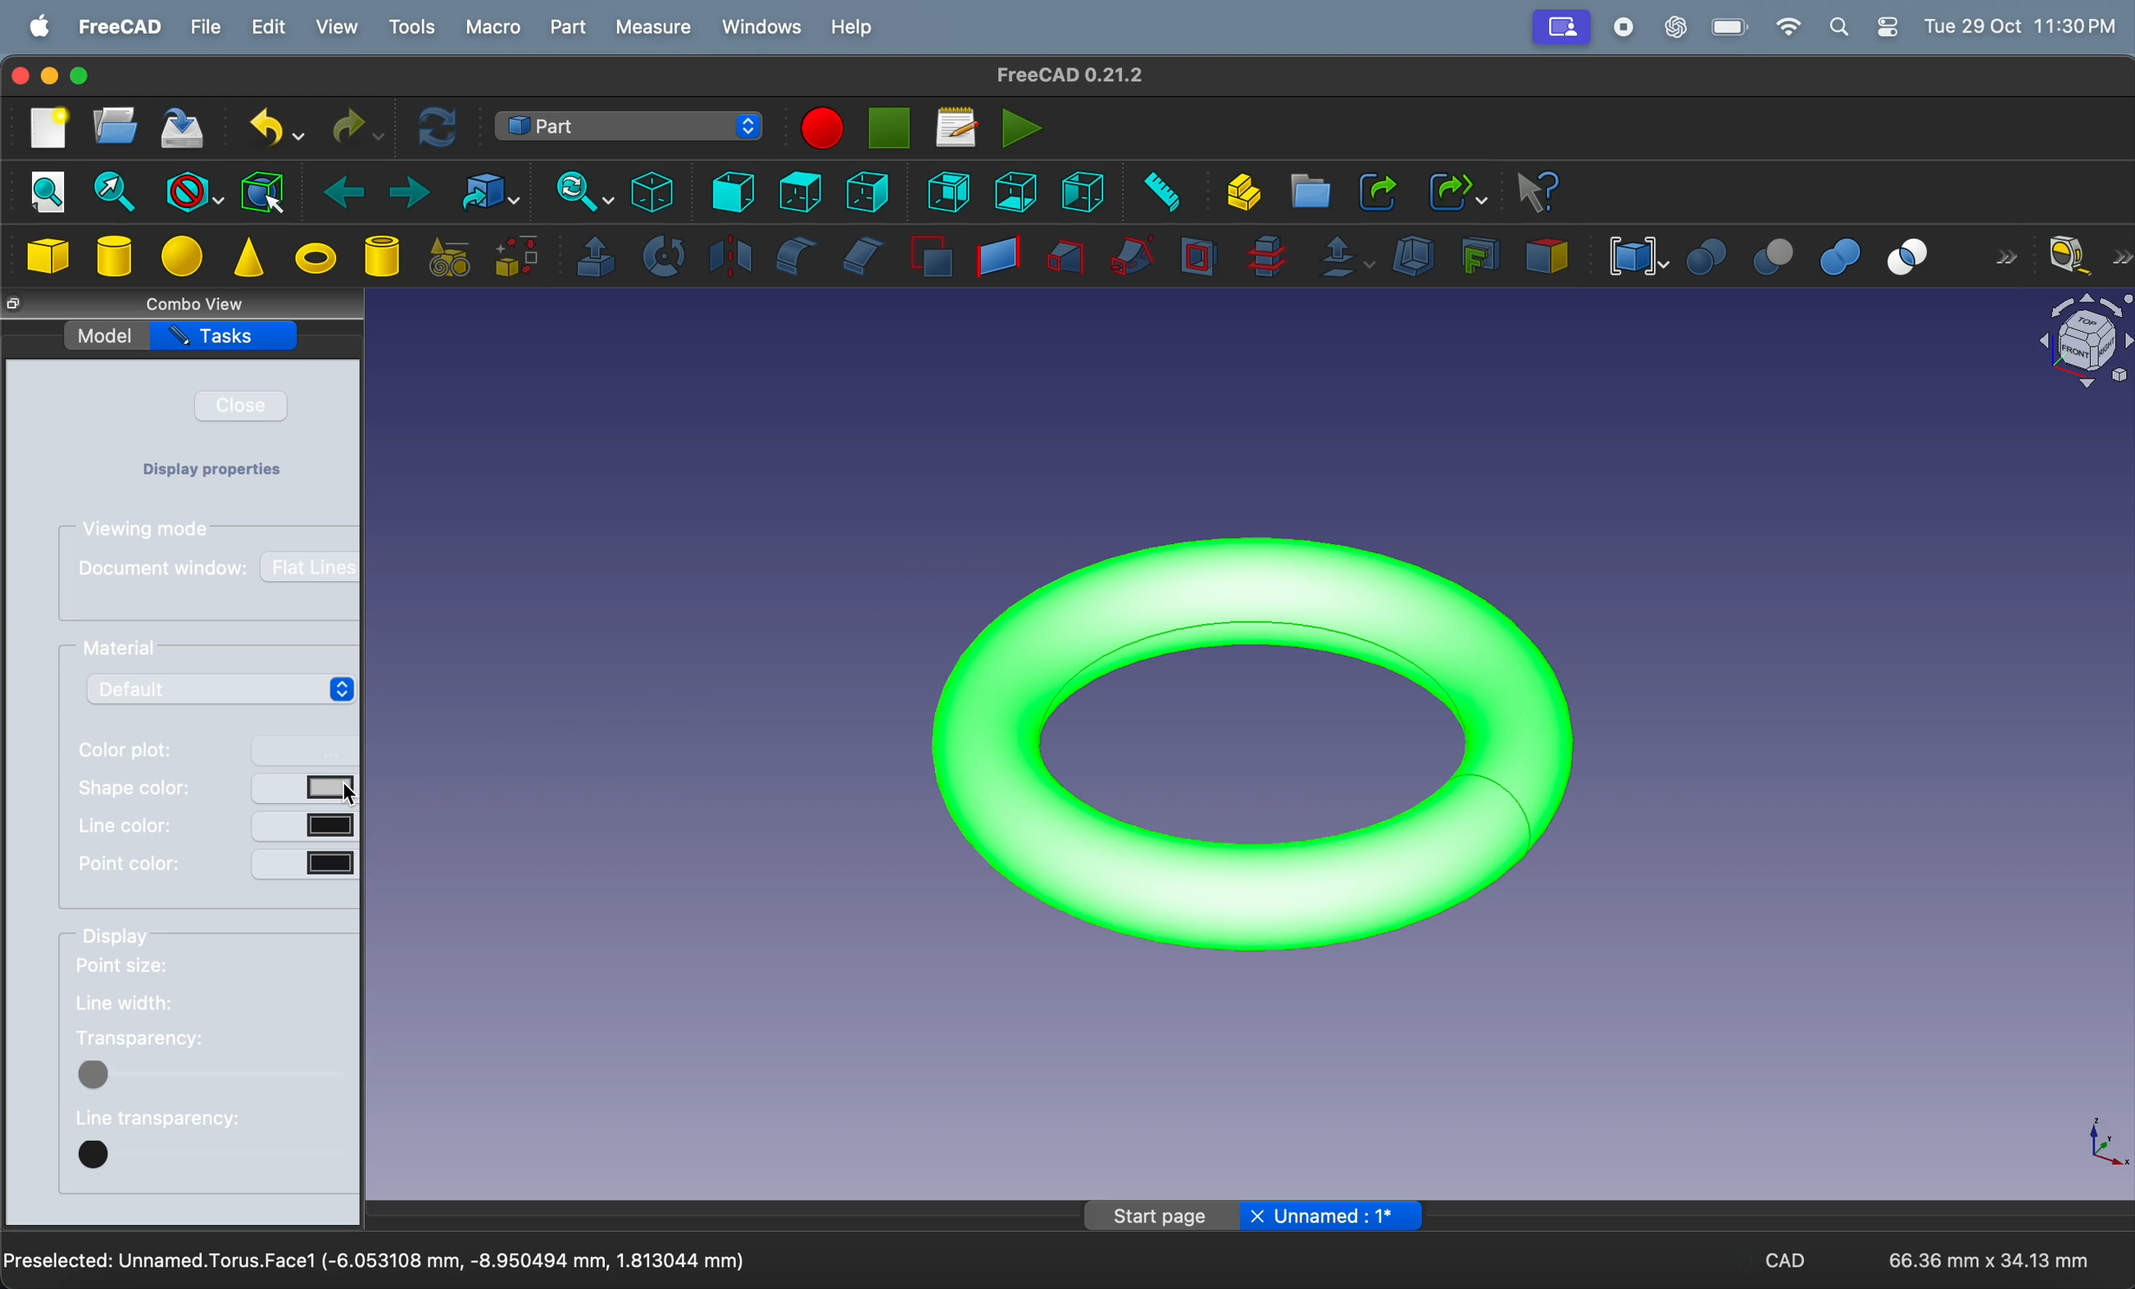 This screenshot has width=2135, height=1289. Describe the element at coordinates (1237, 191) in the screenshot. I see `create part` at that location.